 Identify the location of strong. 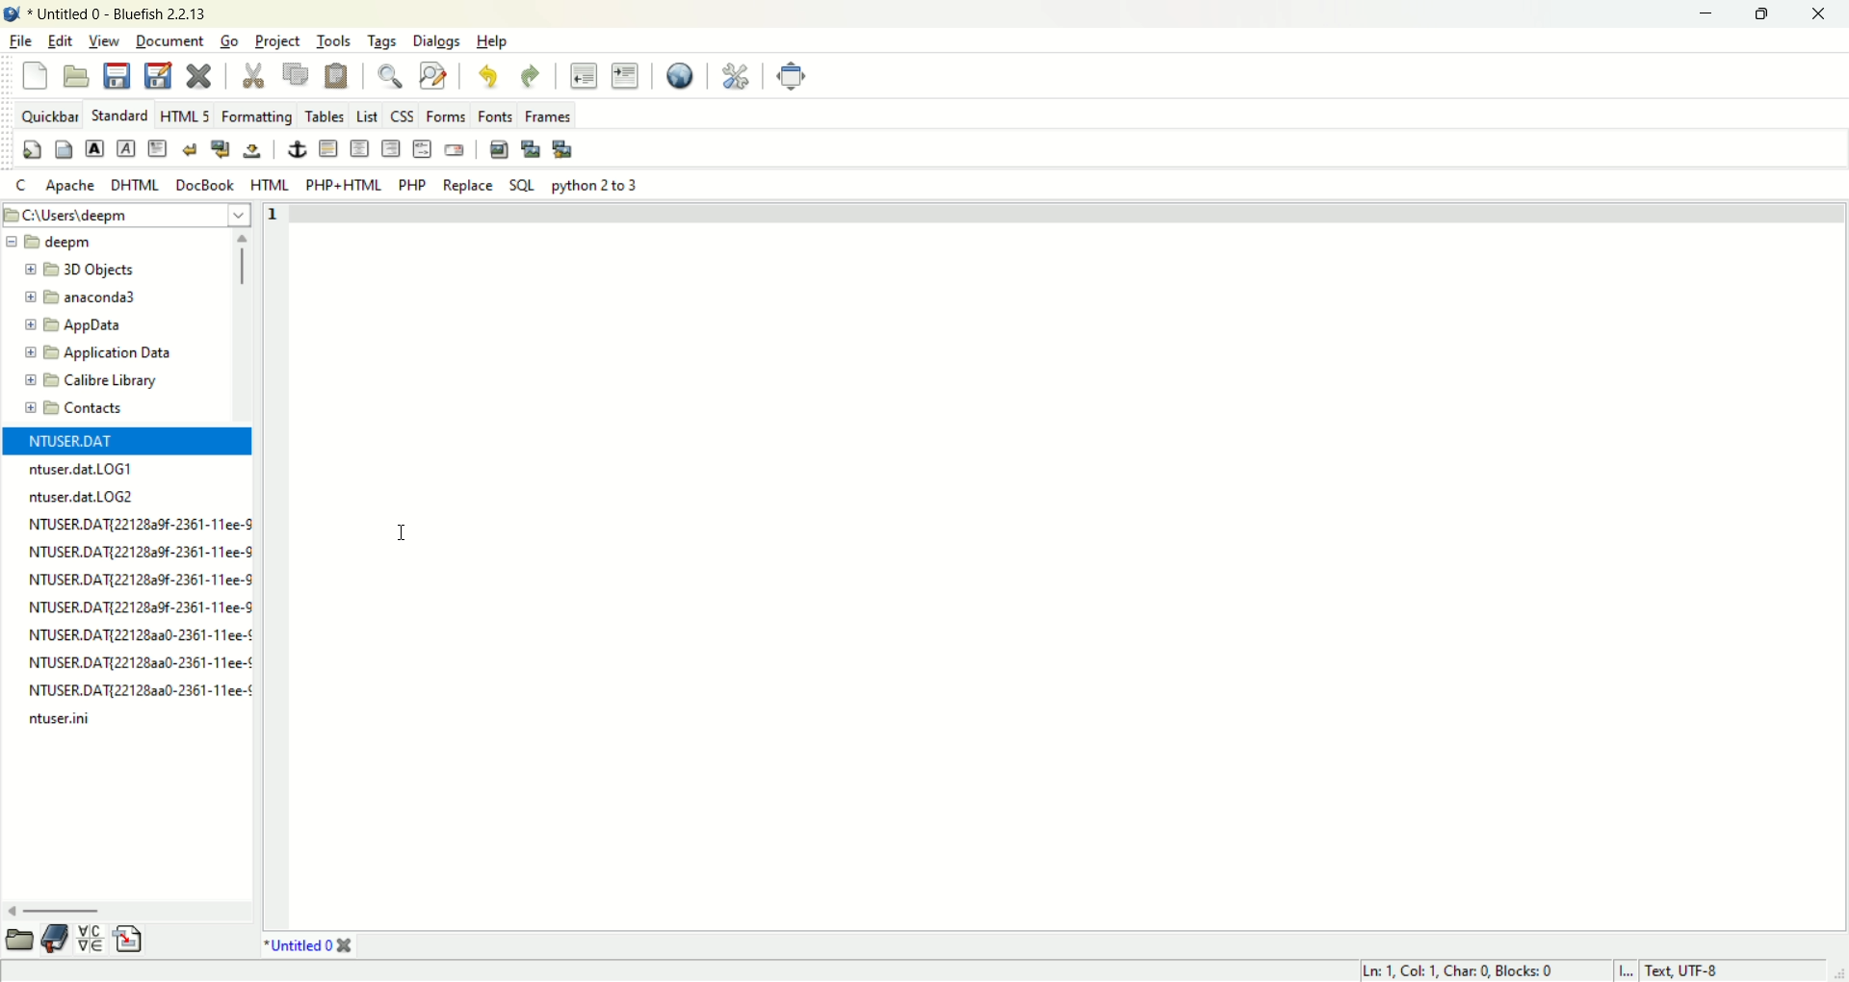
(93, 147).